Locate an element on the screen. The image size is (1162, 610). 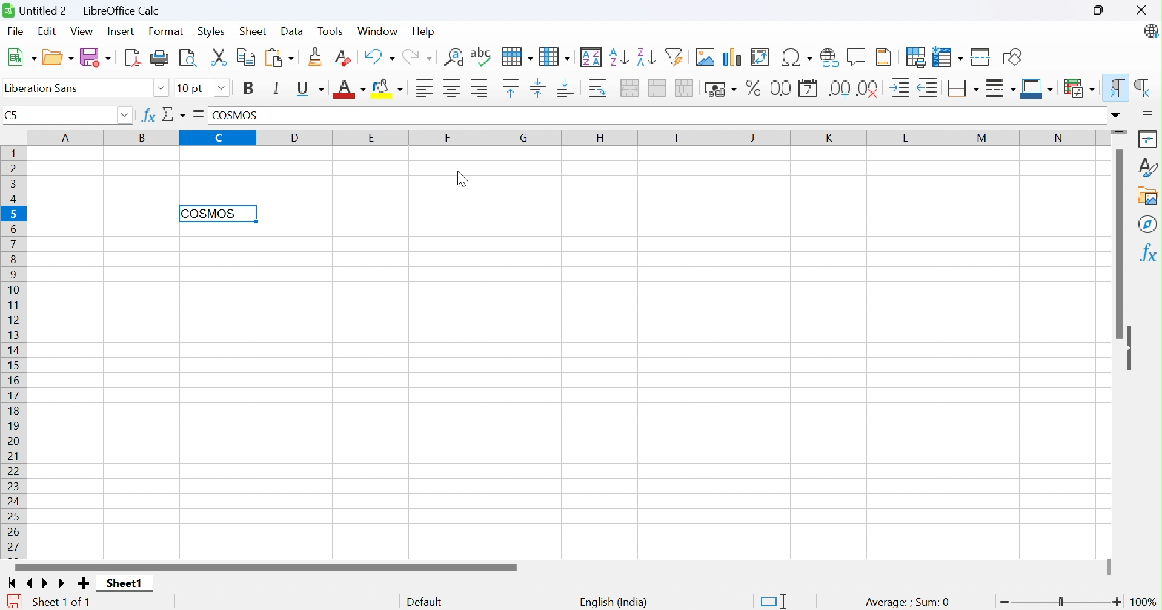
Hide is located at coordinates (1131, 346).